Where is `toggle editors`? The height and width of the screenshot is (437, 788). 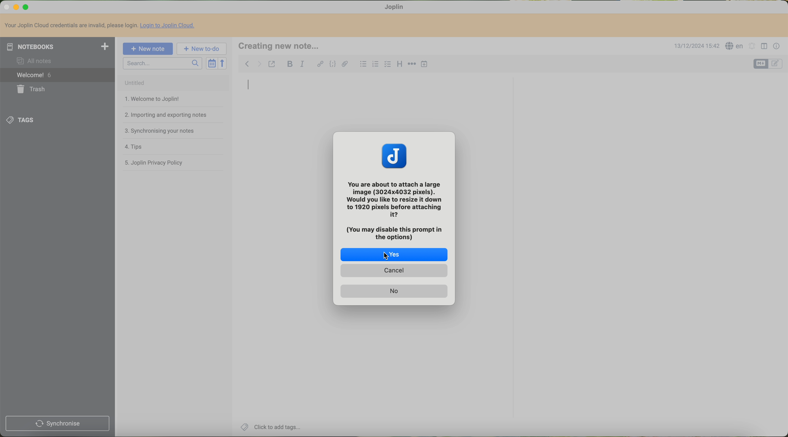 toggle editors is located at coordinates (777, 65).